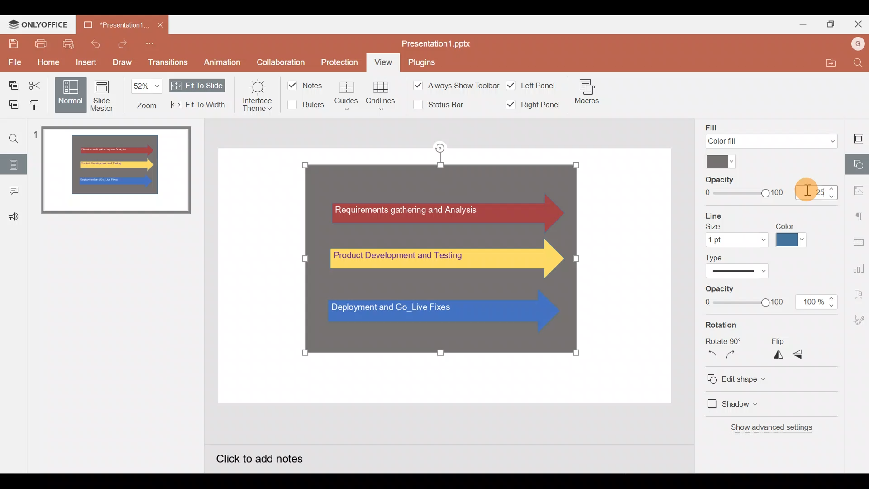  I want to click on Shadow, so click(739, 403).